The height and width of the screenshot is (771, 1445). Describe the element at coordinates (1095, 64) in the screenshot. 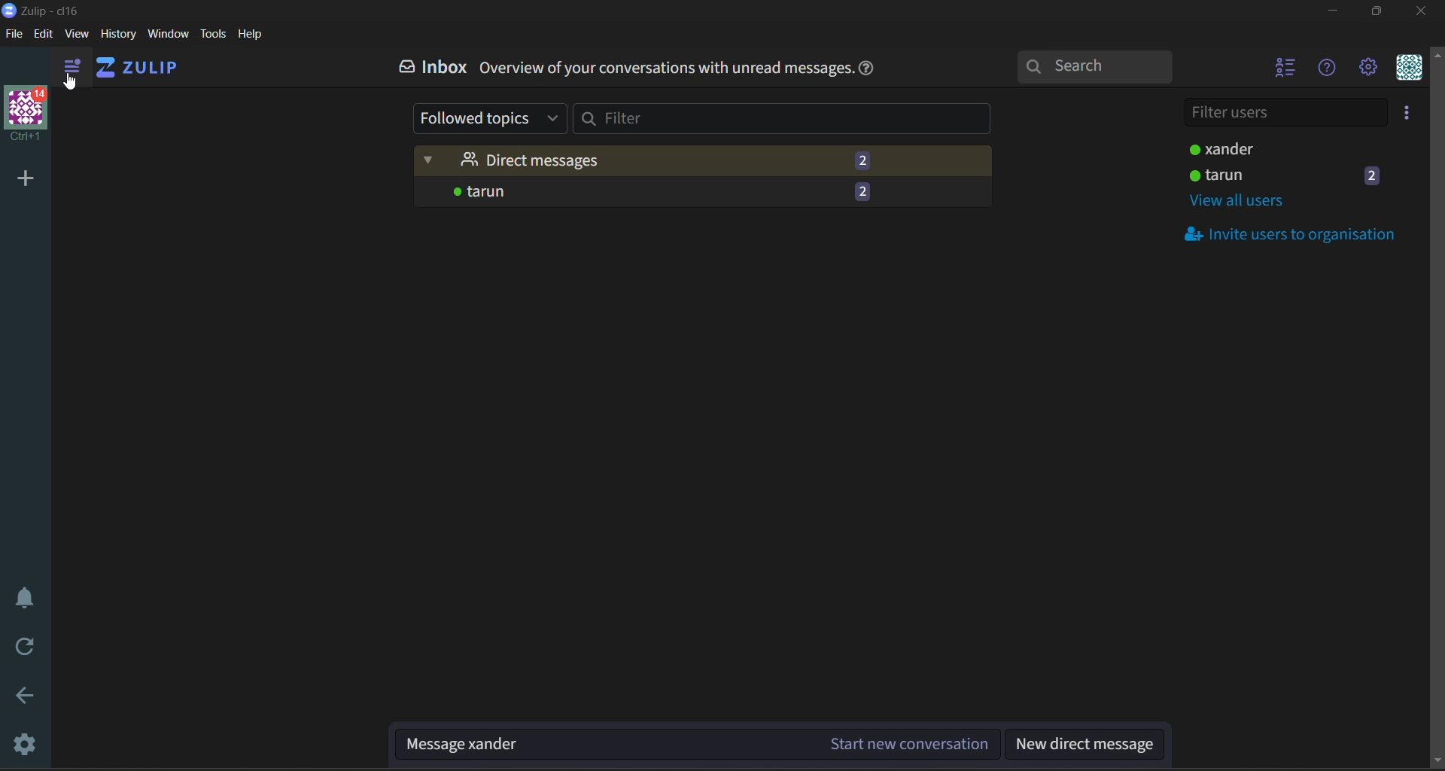

I see `search` at that location.